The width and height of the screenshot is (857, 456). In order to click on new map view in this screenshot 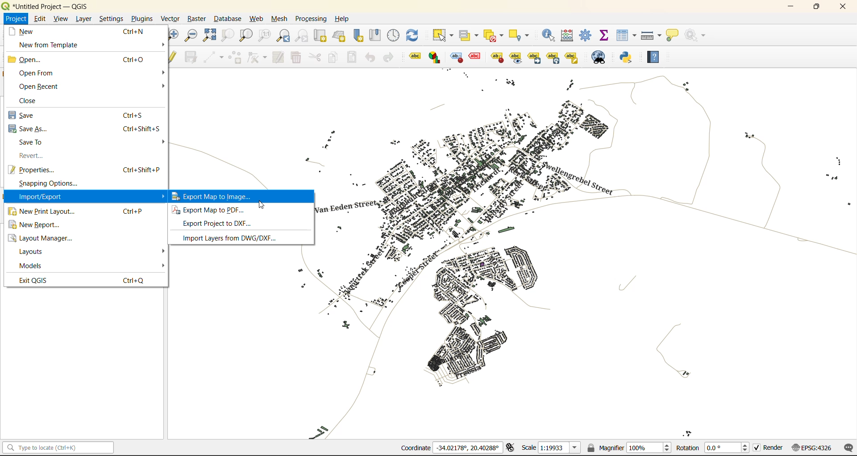, I will do `click(319, 35)`.